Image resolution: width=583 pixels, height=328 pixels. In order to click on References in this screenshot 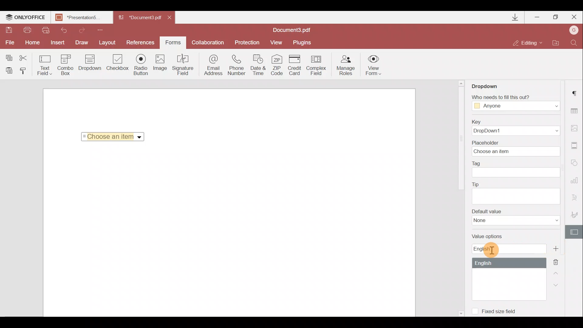, I will do `click(141, 42)`.